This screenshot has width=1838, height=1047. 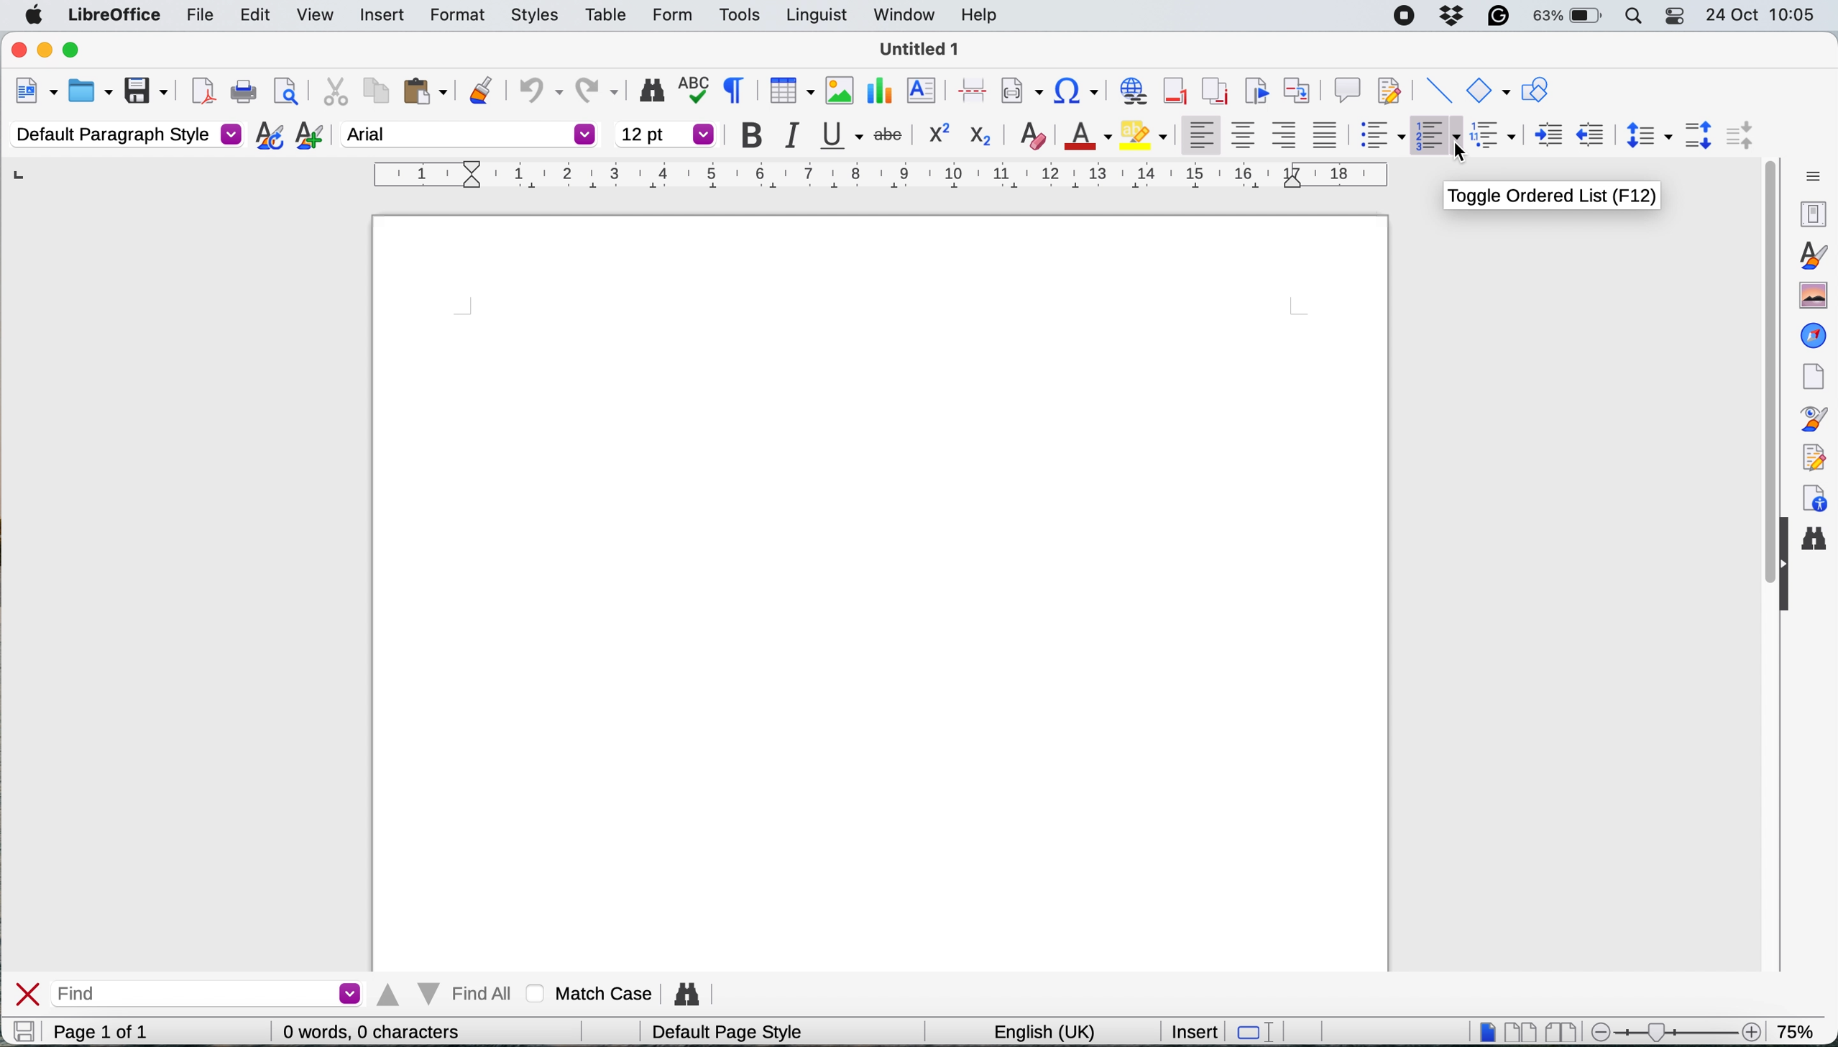 What do you see at coordinates (1672, 16) in the screenshot?
I see `control center` at bounding box center [1672, 16].